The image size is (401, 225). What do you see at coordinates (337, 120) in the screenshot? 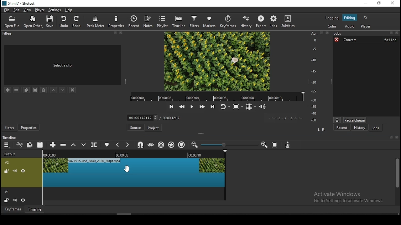
I see `jobs menu` at bounding box center [337, 120].